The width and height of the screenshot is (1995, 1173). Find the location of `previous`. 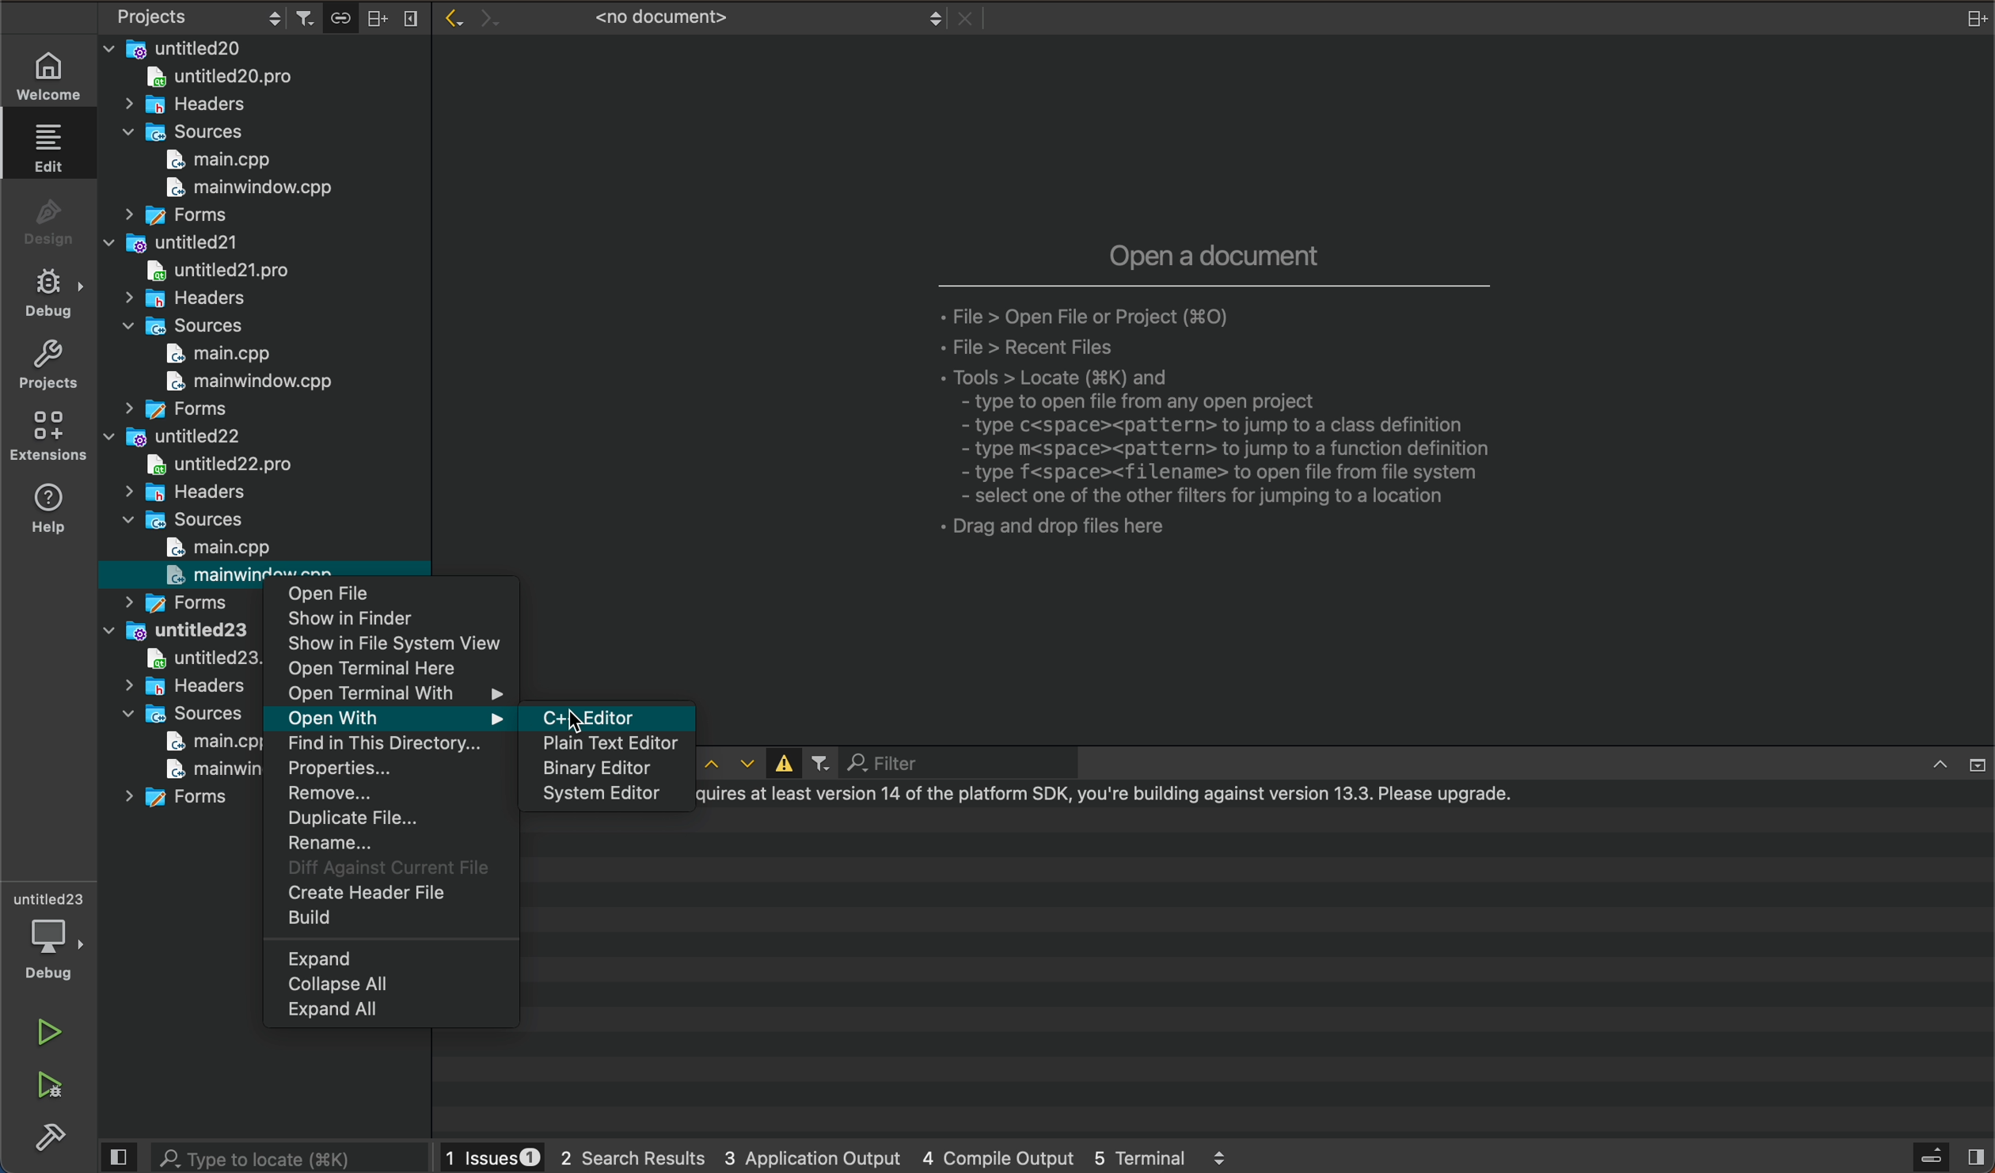

previous is located at coordinates (450, 17).